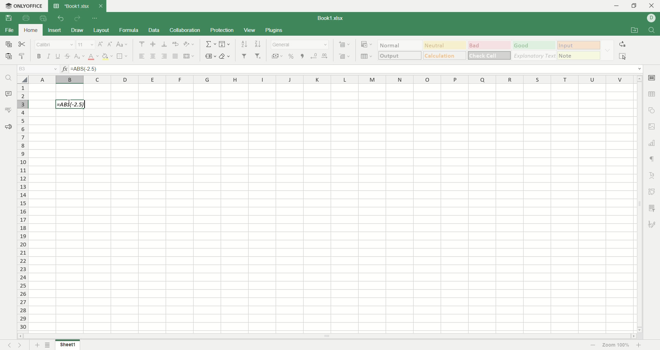 Image resolution: width=660 pixels, height=350 pixels. I want to click on background color, so click(108, 56).